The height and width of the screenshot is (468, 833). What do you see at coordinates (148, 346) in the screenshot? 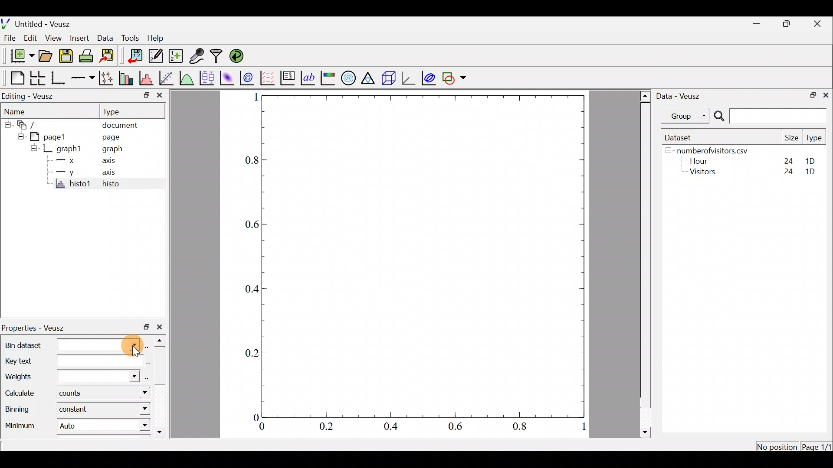
I see `select using dataset browser` at bounding box center [148, 346].